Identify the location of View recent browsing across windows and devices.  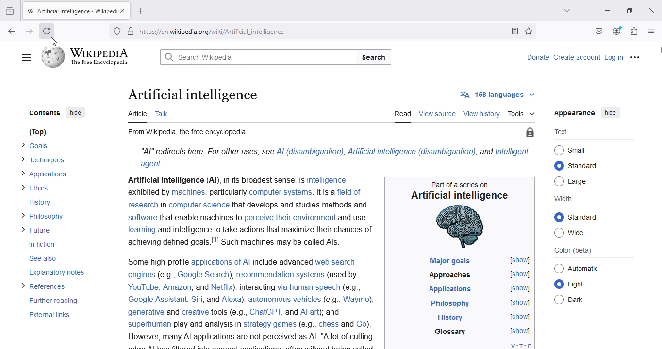
(10, 11).